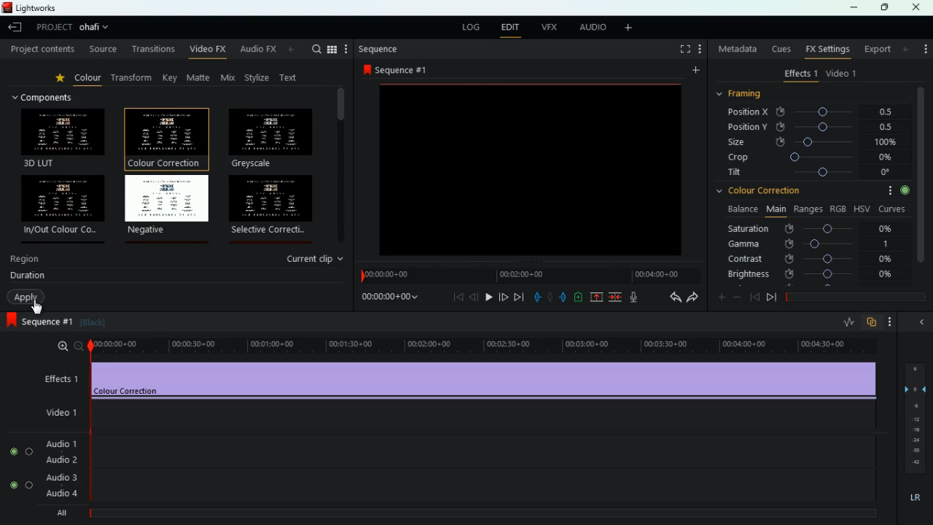 The height and width of the screenshot is (525, 933). Describe the element at coordinates (270, 139) in the screenshot. I see `greyscale` at that location.